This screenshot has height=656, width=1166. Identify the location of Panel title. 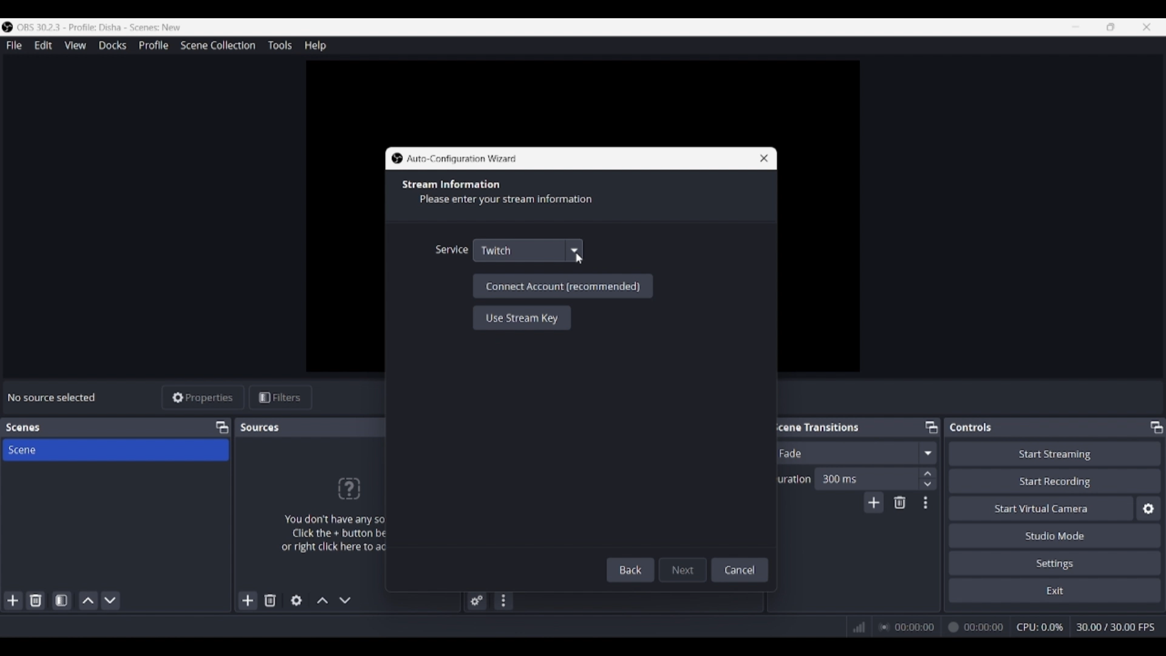
(261, 427).